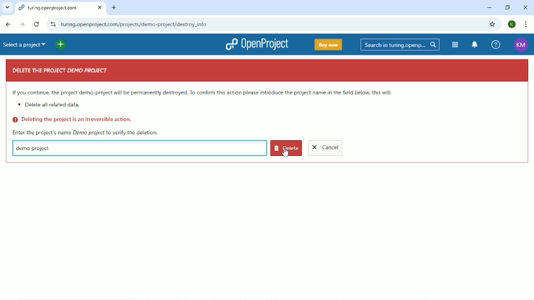 The image size is (534, 300). Describe the element at coordinates (285, 151) in the screenshot. I see `Cursor` at that location.